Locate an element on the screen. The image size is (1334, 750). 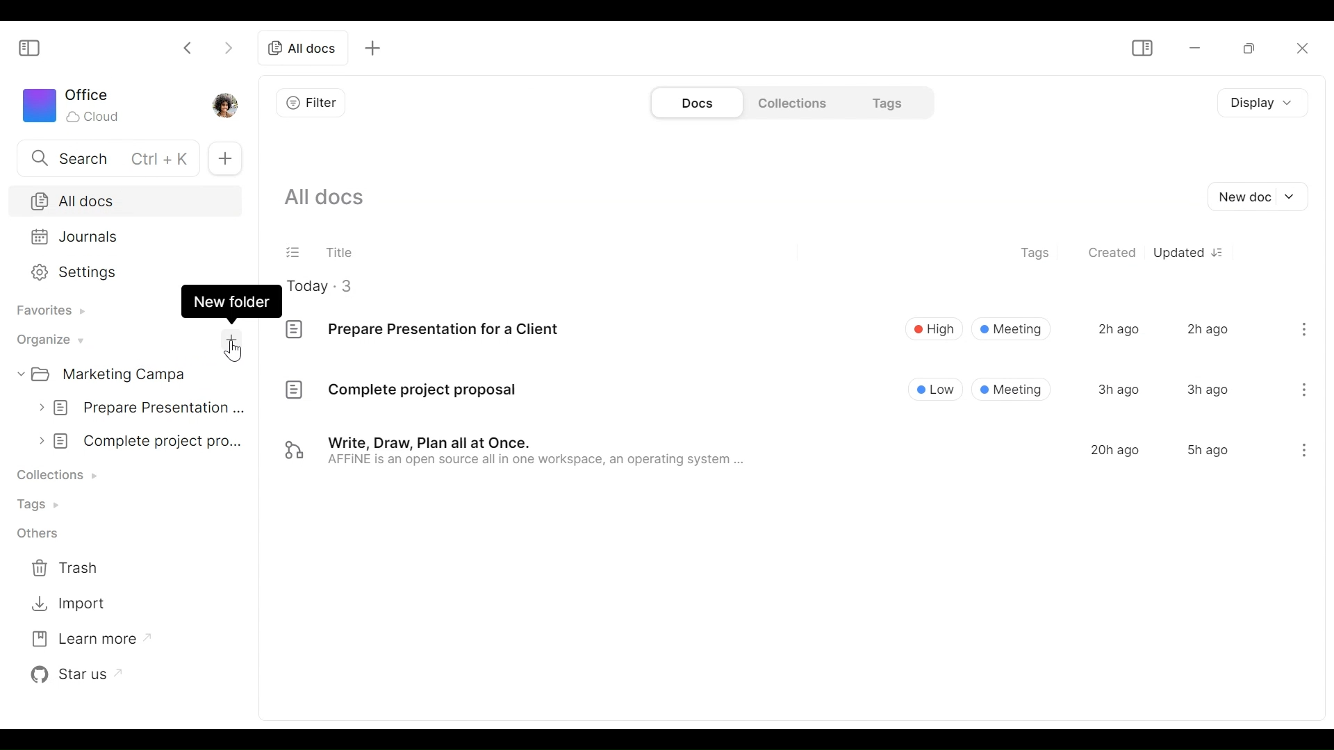
Tags is located at coordinates (39, 504).